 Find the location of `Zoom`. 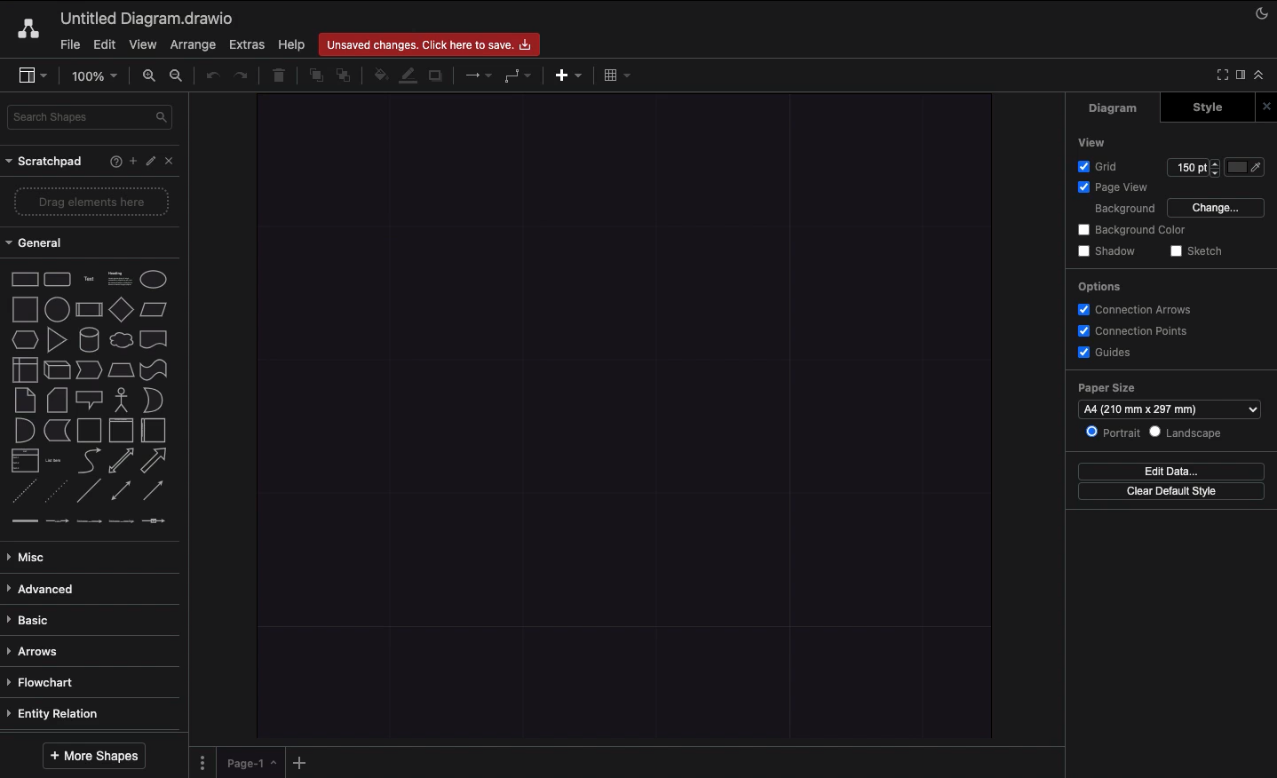

Zoom is located at coordinates (93, 75).